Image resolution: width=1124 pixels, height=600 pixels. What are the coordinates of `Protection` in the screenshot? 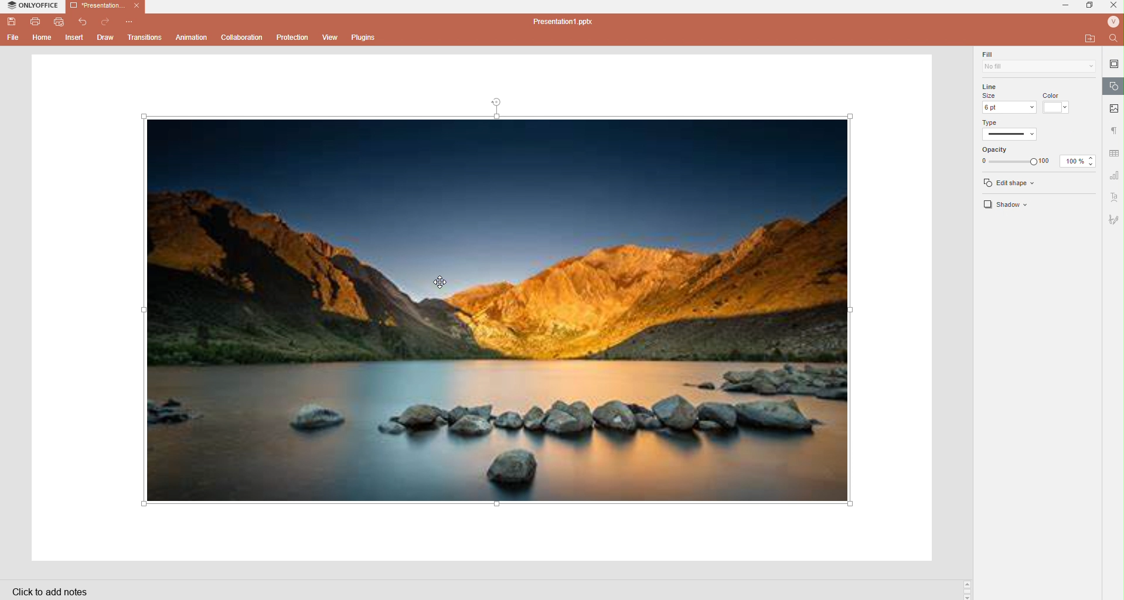 It's located at (294, 37).